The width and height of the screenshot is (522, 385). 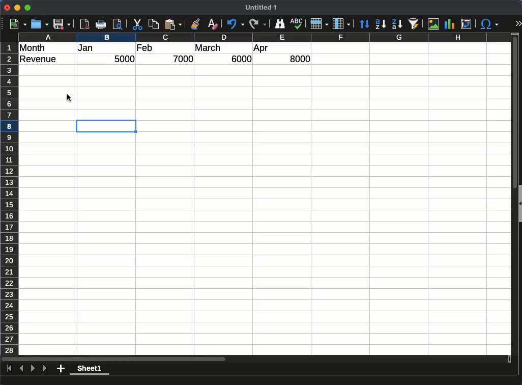 I want to click on jan, so click(x=86, y=48).